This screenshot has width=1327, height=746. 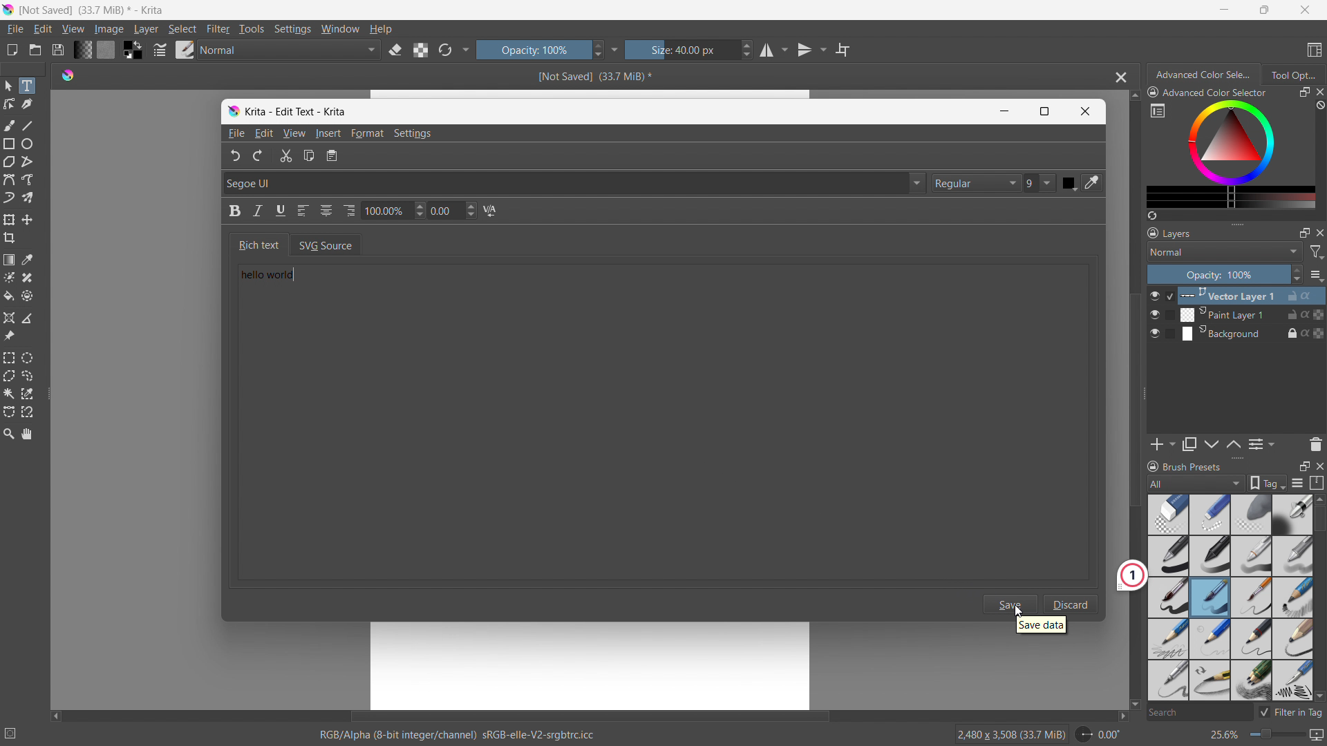 What do you see at coordinates (1319, 106) in the screenshot?
I see `clear all color history` at bounding box center [1319, 106].